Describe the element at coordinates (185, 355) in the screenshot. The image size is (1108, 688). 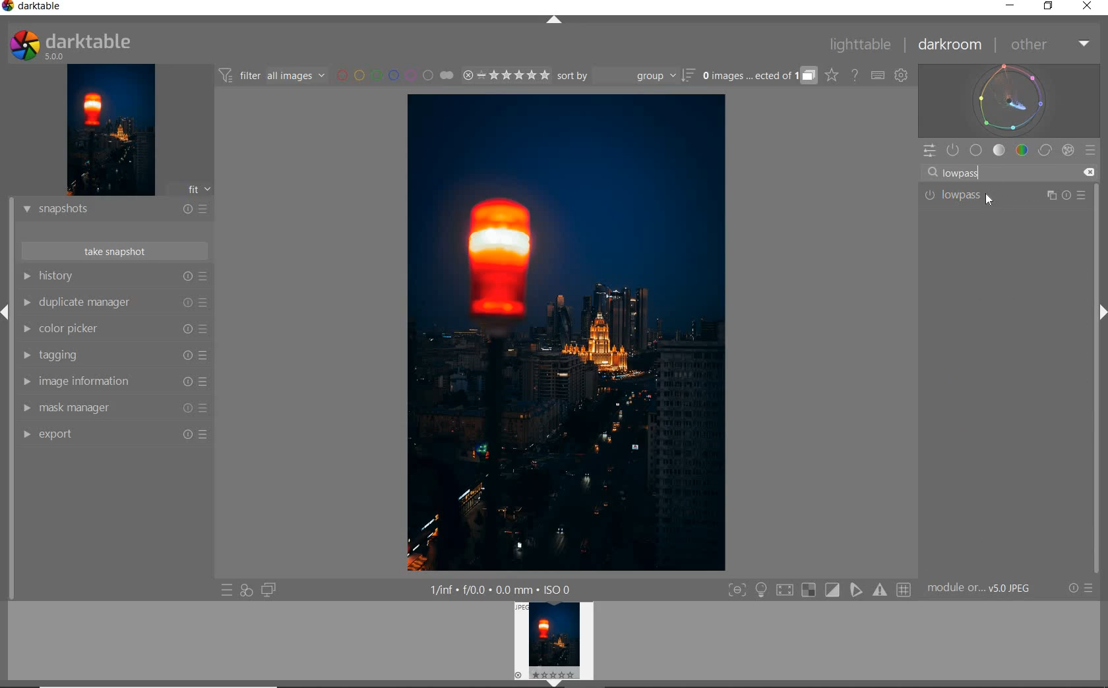
I see `` at that location.